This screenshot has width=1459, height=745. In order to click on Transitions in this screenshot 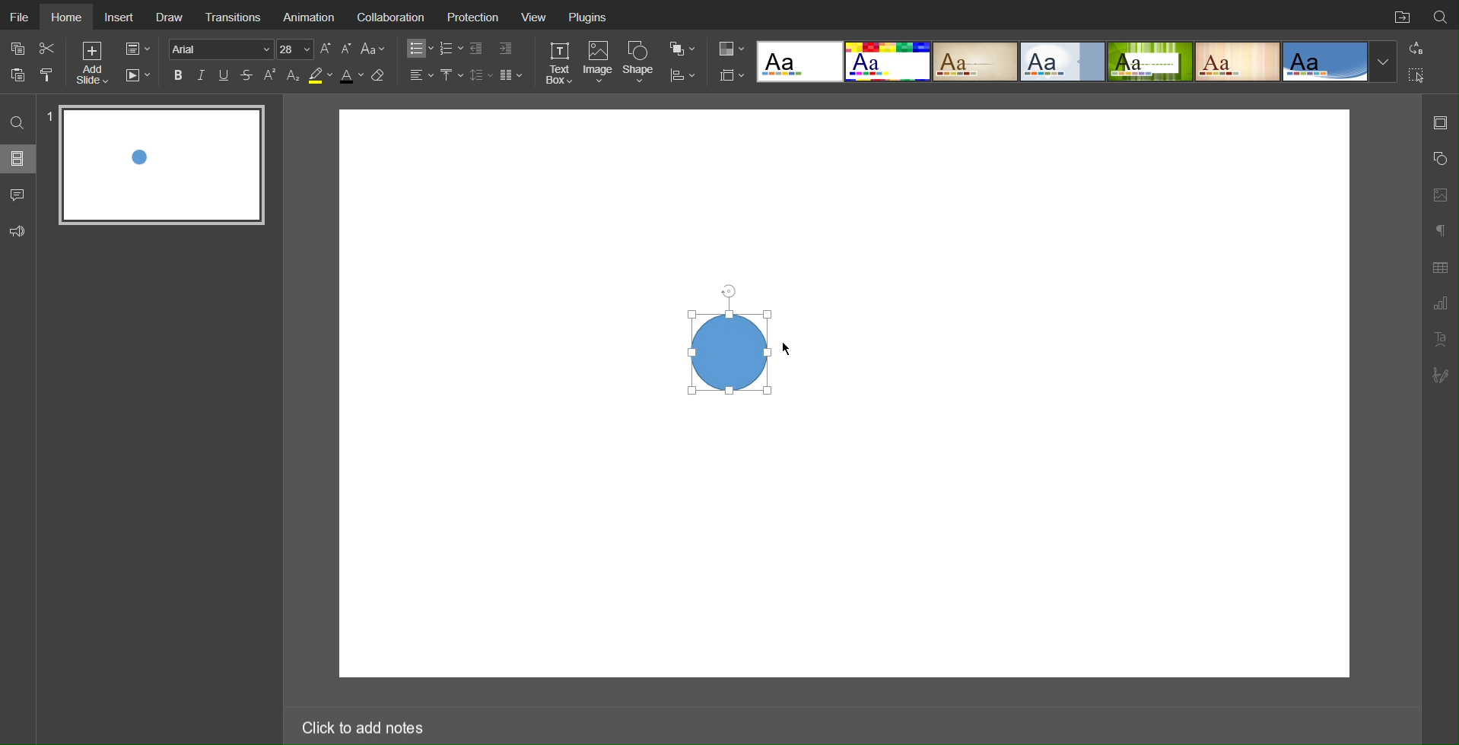, I will do `click(236, 14)`.